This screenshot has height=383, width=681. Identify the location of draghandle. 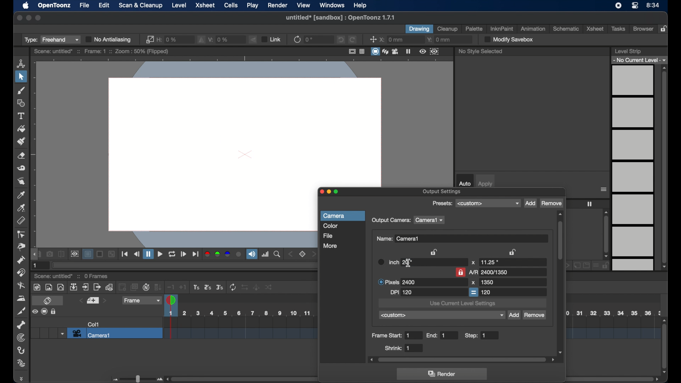
(35, 255).